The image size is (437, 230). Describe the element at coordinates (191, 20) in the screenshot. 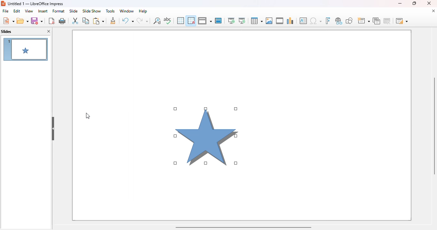

I see `snap to grid` at that location.